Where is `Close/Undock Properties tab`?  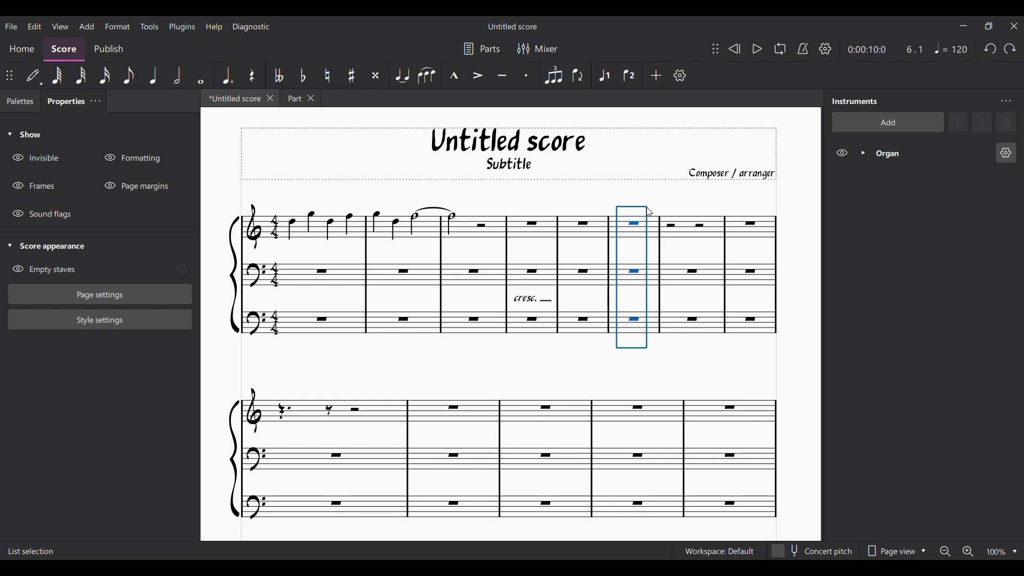
Close/Undock Properties tab is located at coordinates (95, 100).